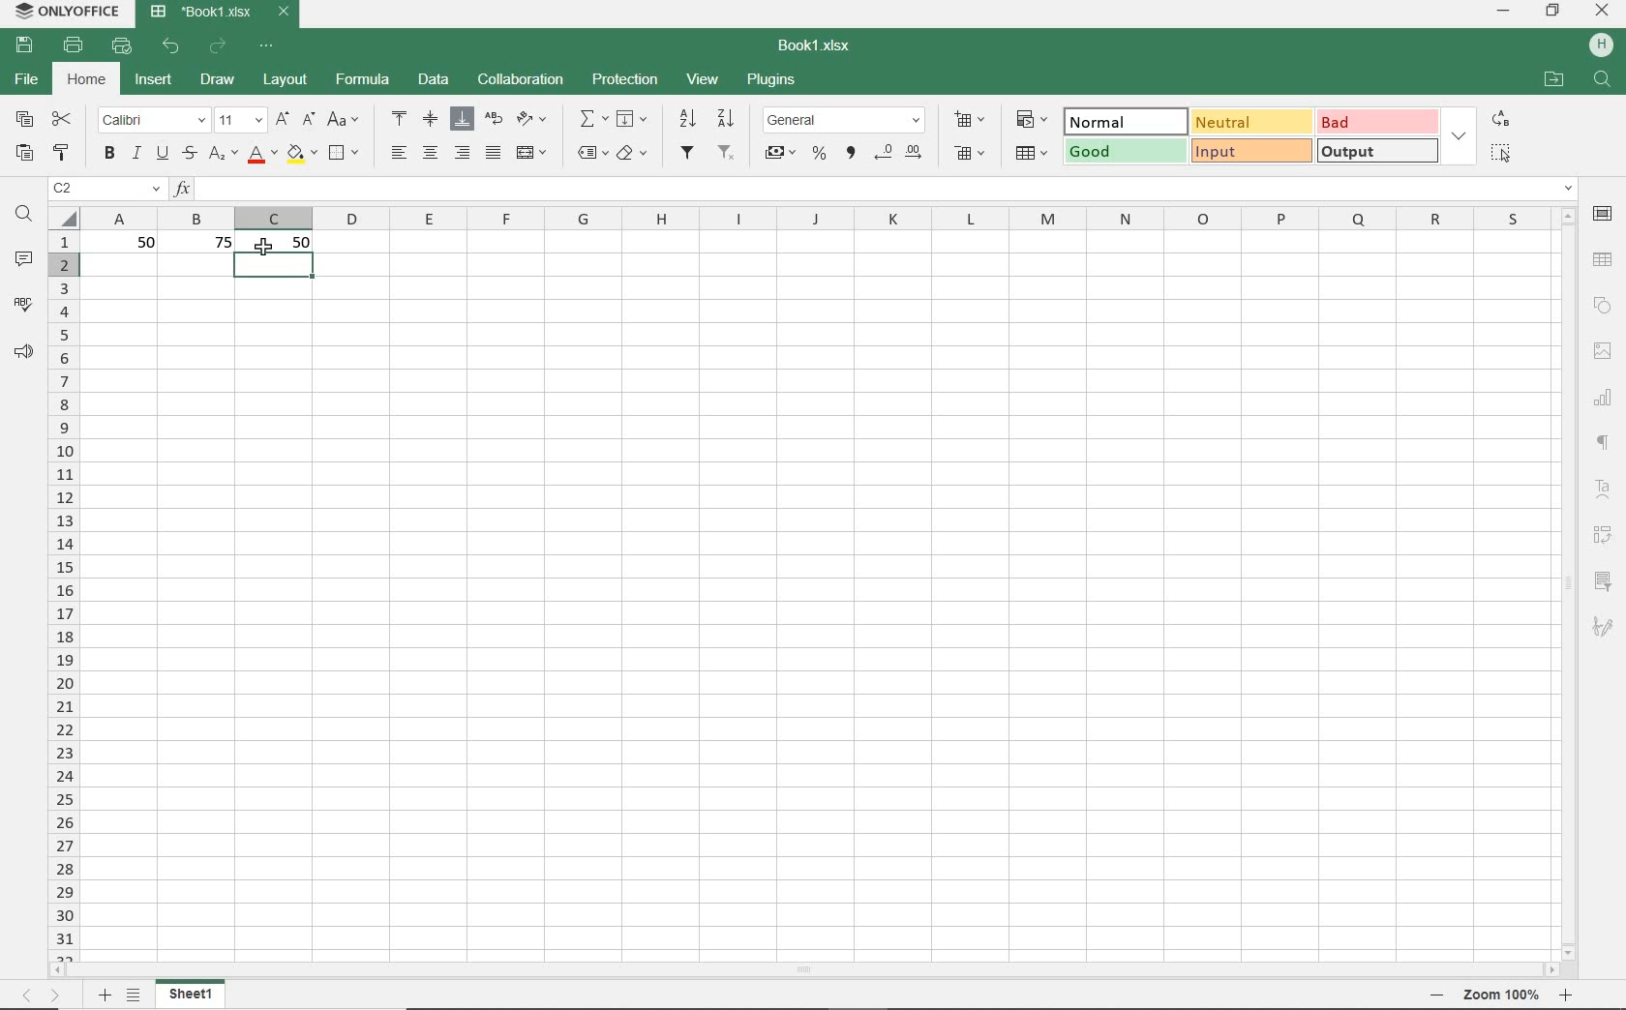 The height and width of the screenshot is (1010, 1626). I want to click on signature, so click(1608, 627).